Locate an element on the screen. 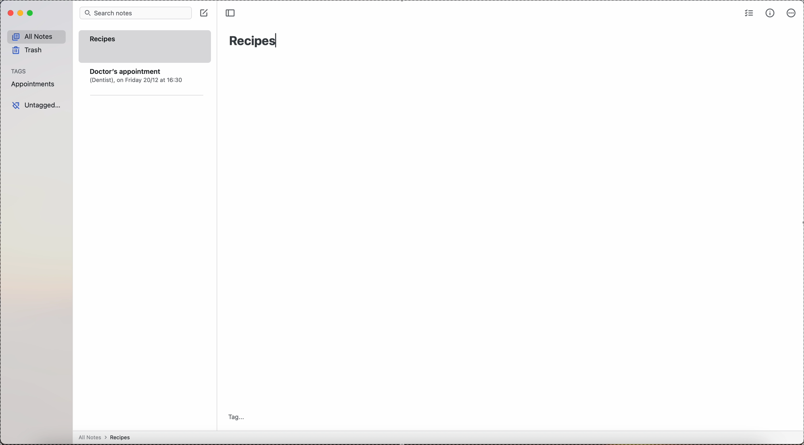  recipes note is located at coordinates (145, 47).